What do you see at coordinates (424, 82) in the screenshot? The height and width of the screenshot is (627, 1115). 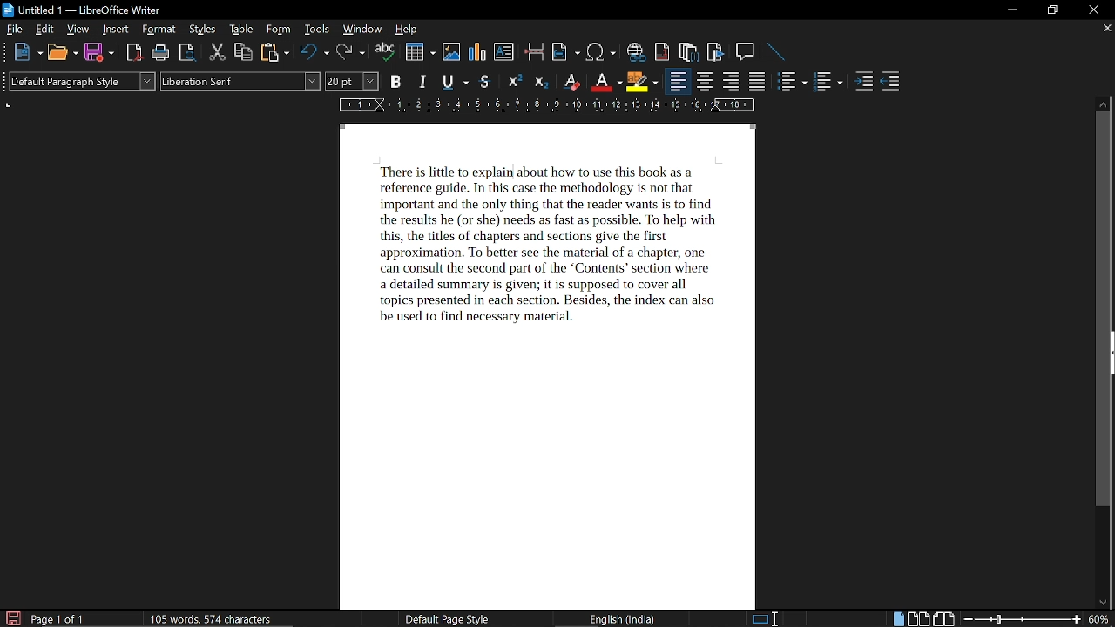 I see `italic` at bounding box center [424, 82].